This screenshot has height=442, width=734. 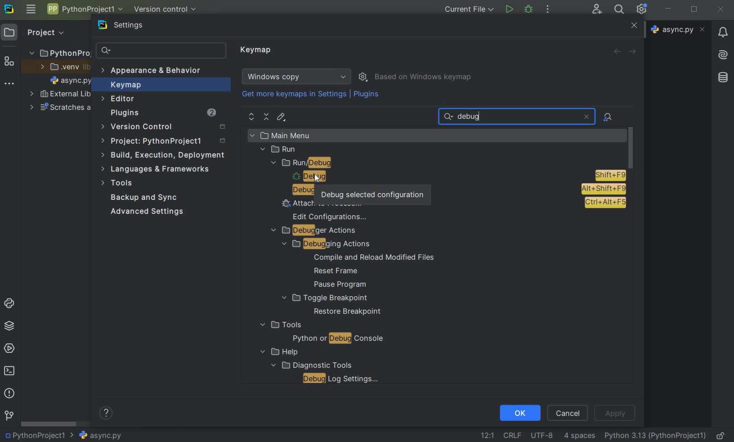 What do you see at coordinates (267, 117) in the screenshot?
I see `collapse all` at bounding box center [267, 117].